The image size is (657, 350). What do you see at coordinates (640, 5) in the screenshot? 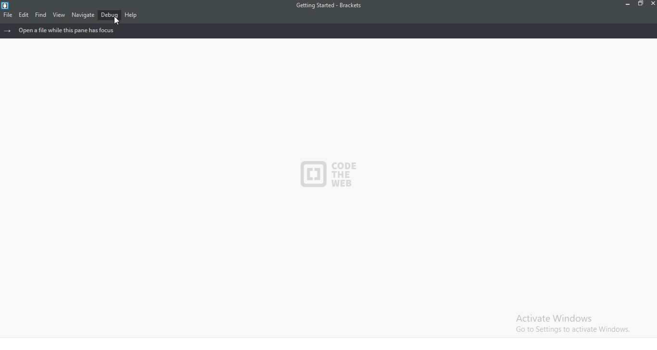
I see `restore` at bounding box center [640, 5].